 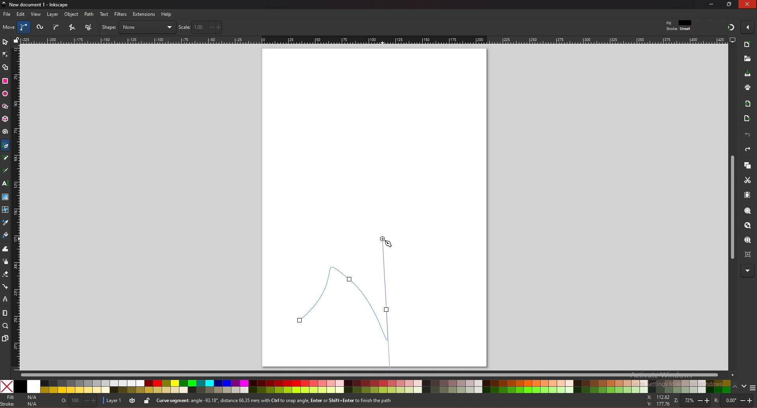 I want to click on zoom page, so click(x=747, y=241).